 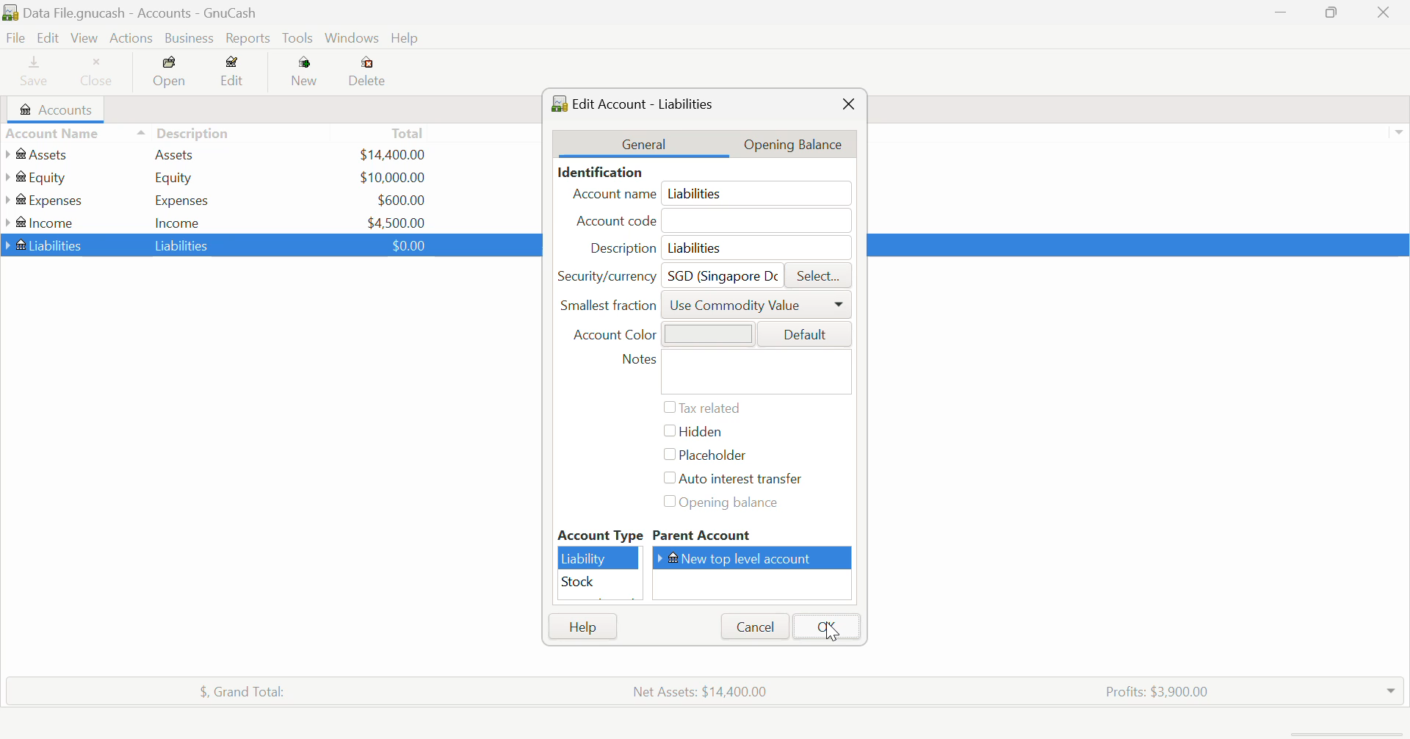 I want to click on Edit, so click(x=47, y=38).